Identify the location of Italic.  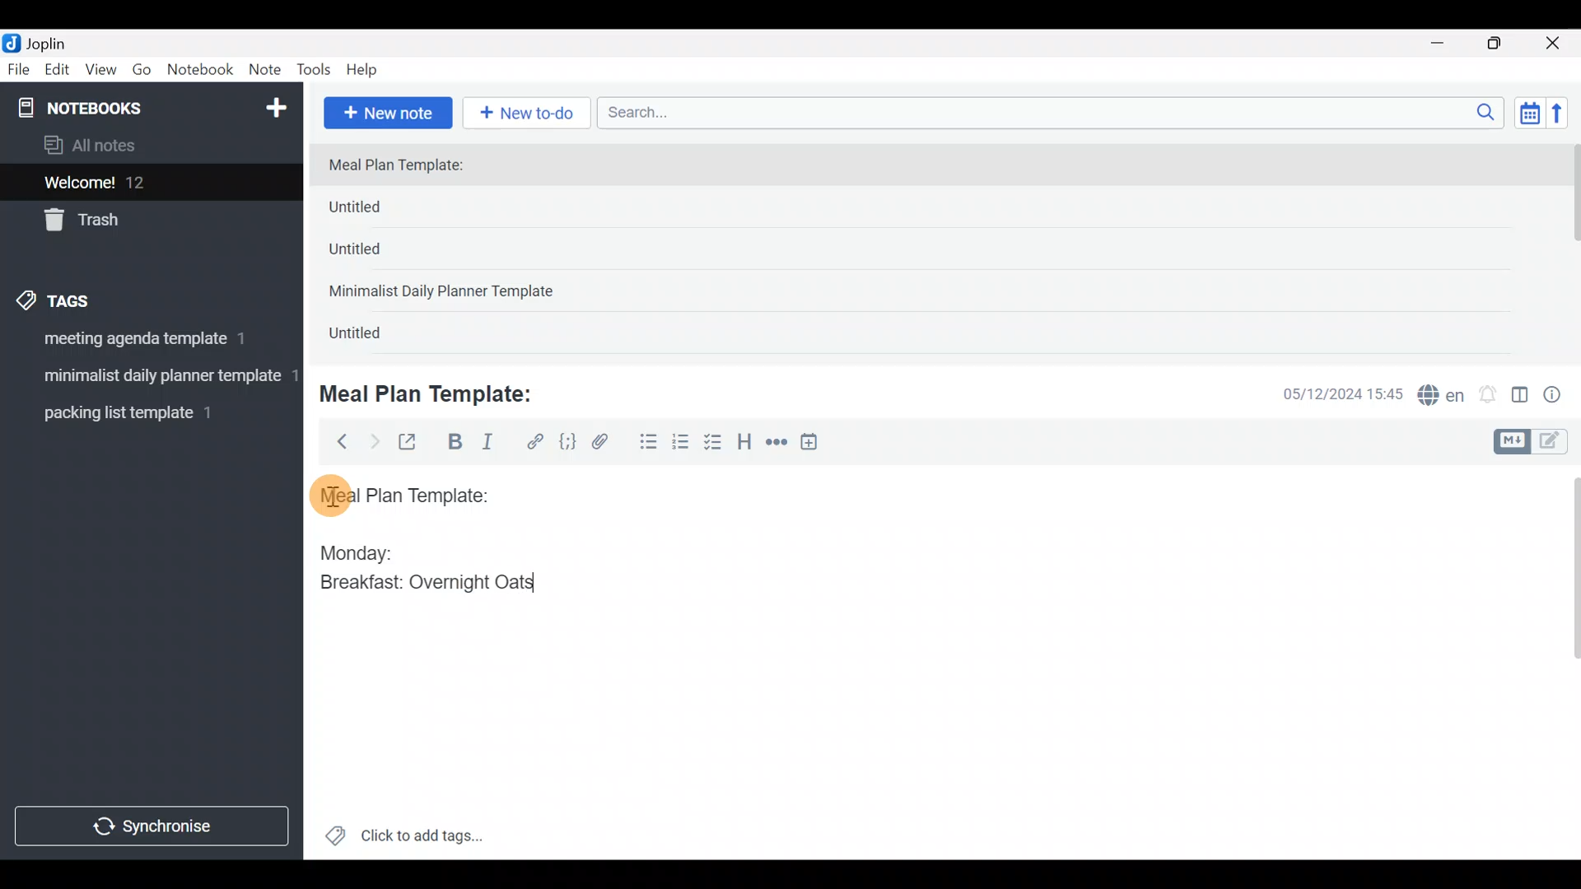
(486, 445).